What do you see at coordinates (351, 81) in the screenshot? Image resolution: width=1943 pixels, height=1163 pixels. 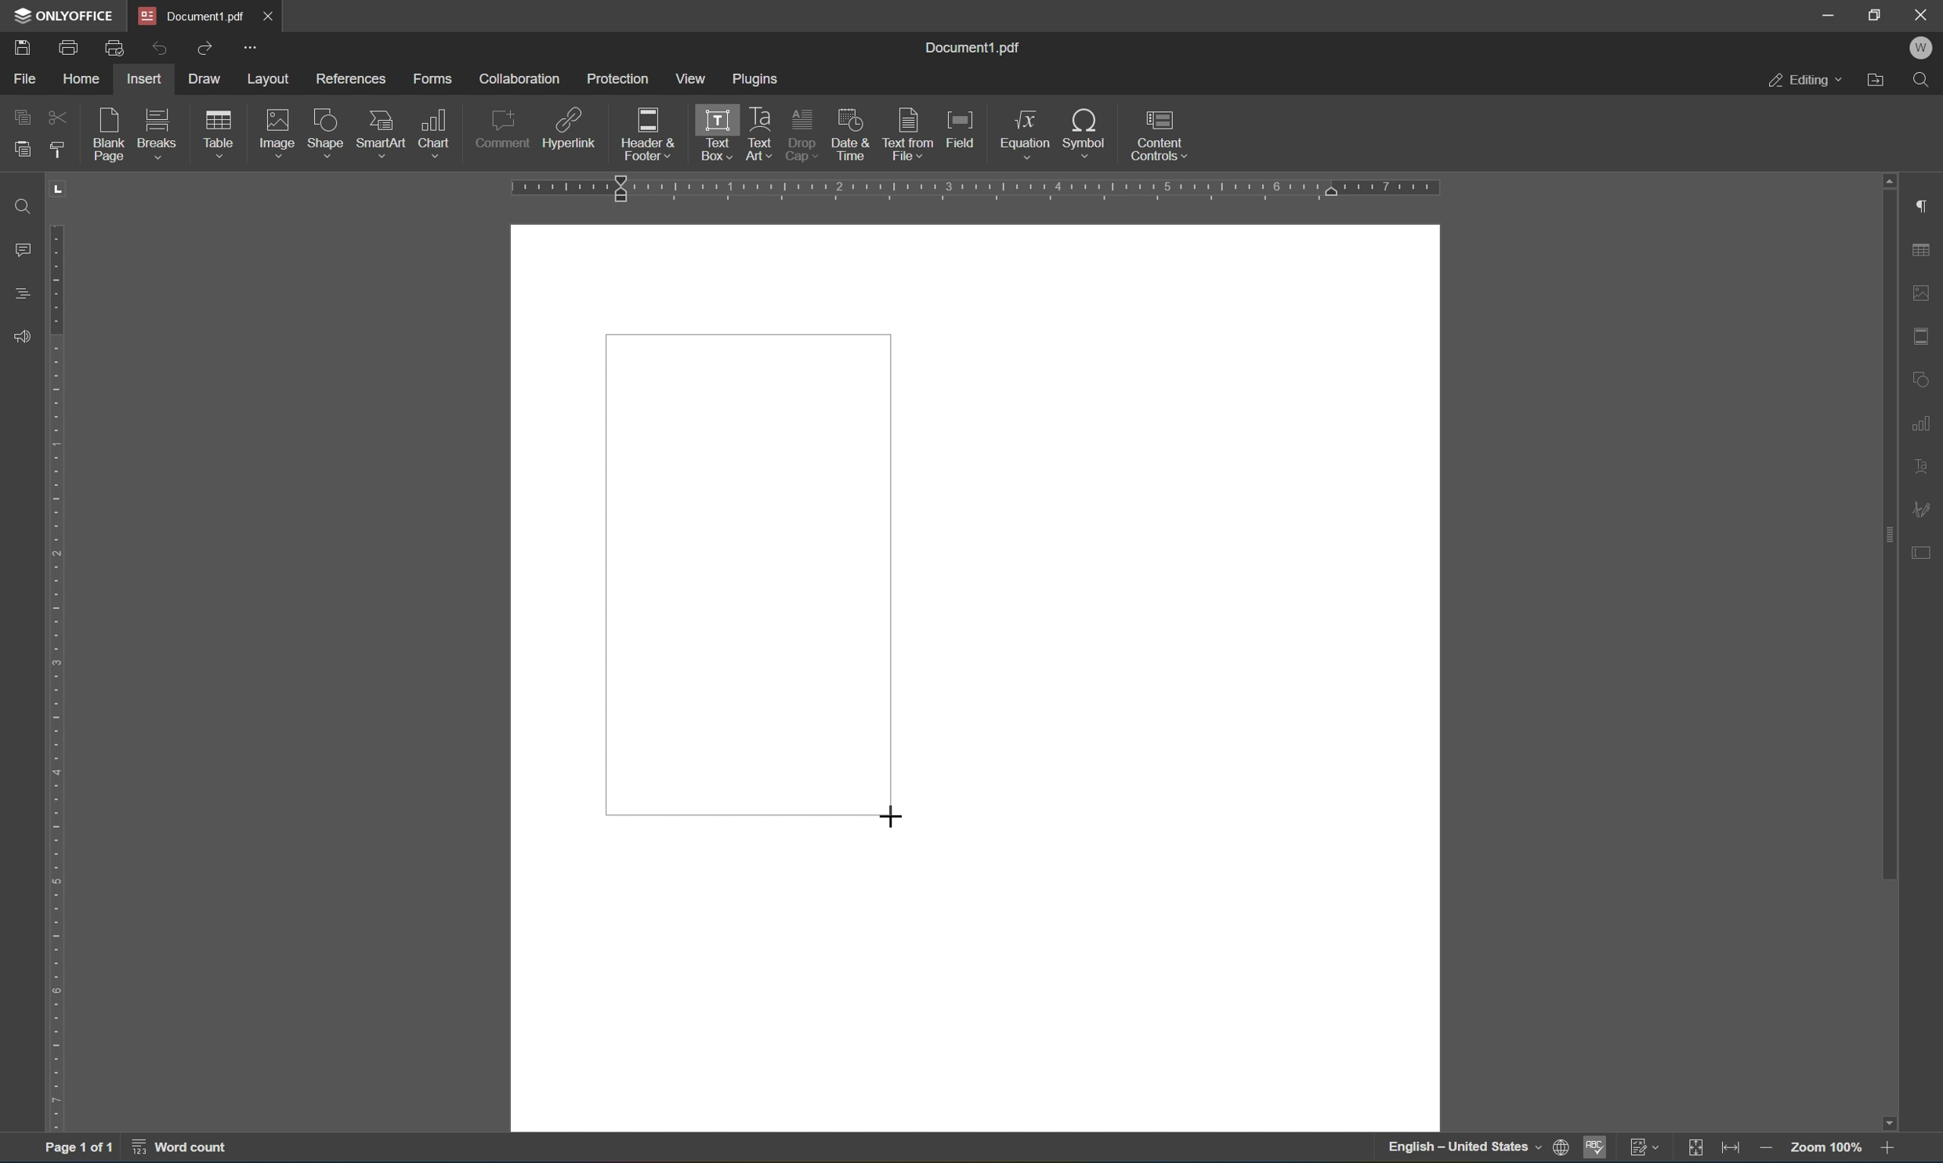 I see `references` at bounding box center [351, 81].